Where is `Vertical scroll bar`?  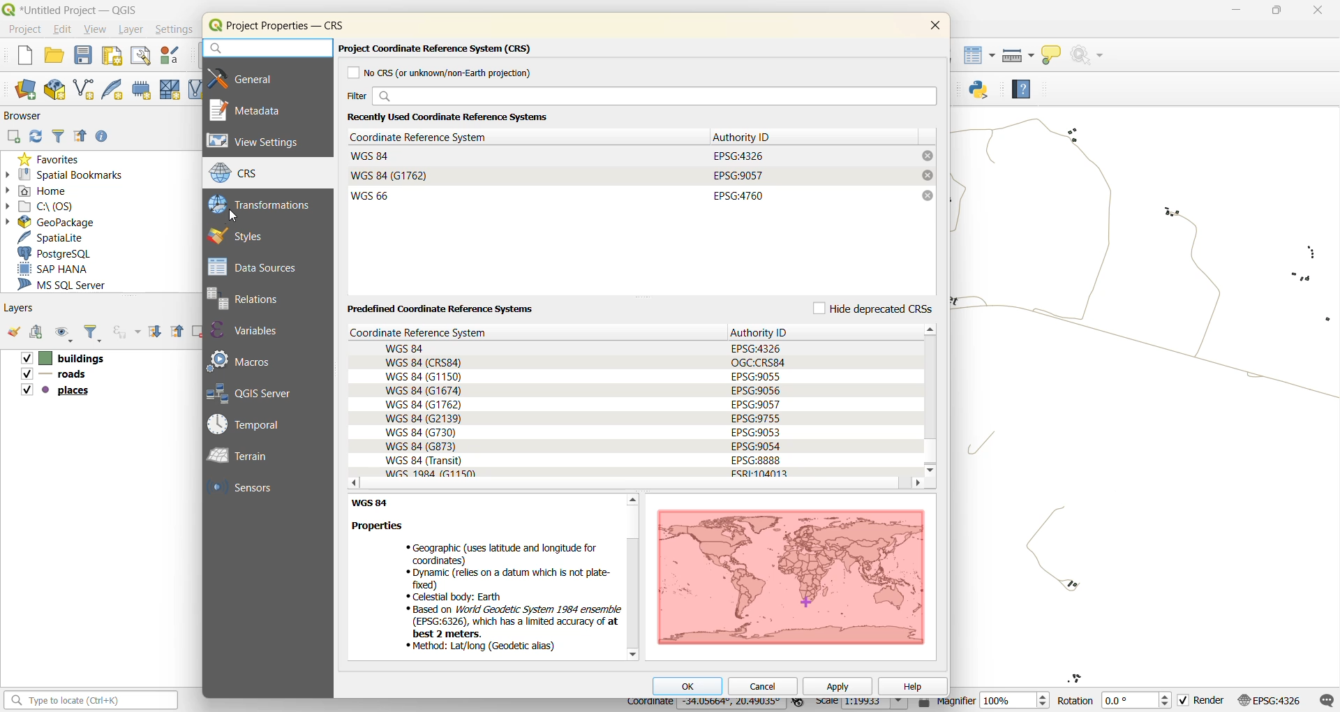
Vertical scroll bar is located at coordinates (931, 400).